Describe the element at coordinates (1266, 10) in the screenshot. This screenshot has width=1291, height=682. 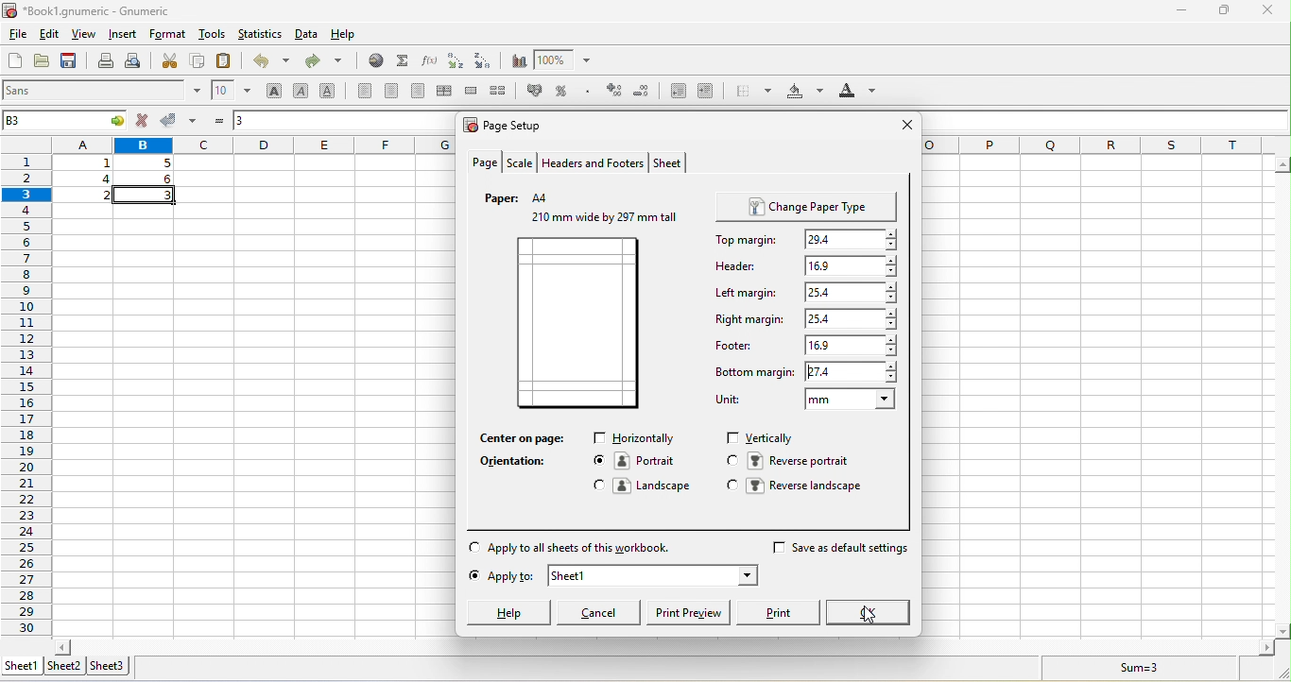
I see `close` at that location.